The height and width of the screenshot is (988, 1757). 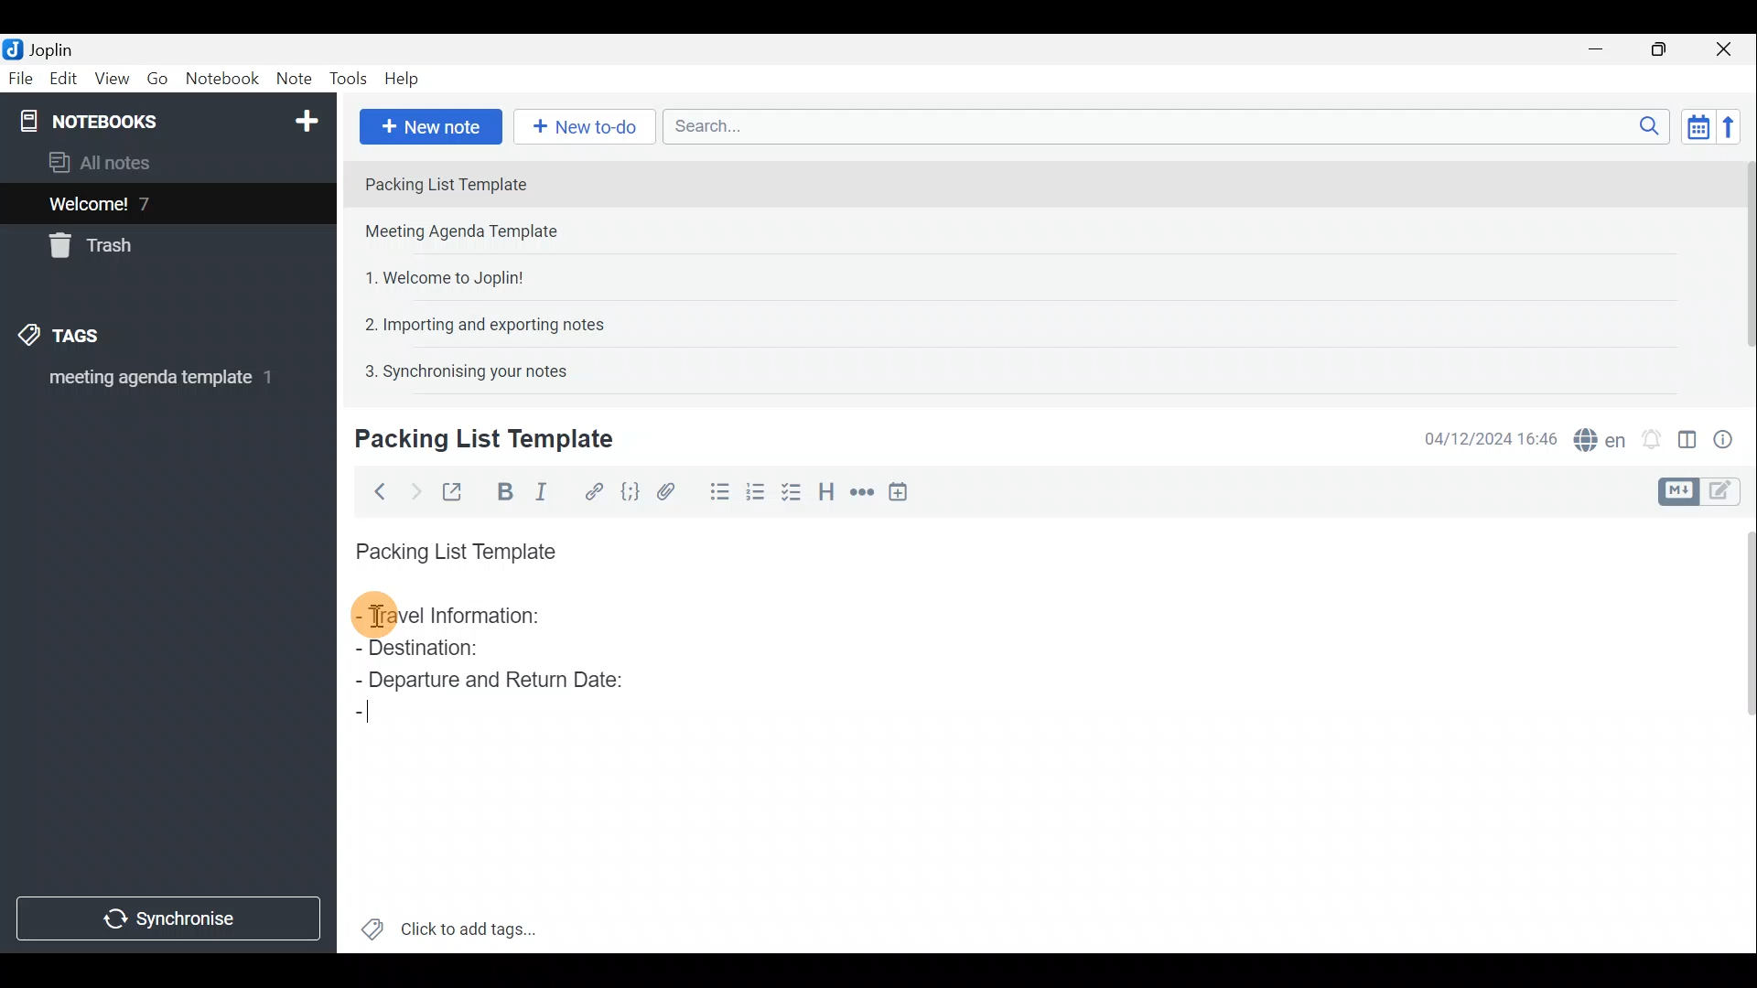 I want to click on Scroll bar, so click(x=1741, y=733).